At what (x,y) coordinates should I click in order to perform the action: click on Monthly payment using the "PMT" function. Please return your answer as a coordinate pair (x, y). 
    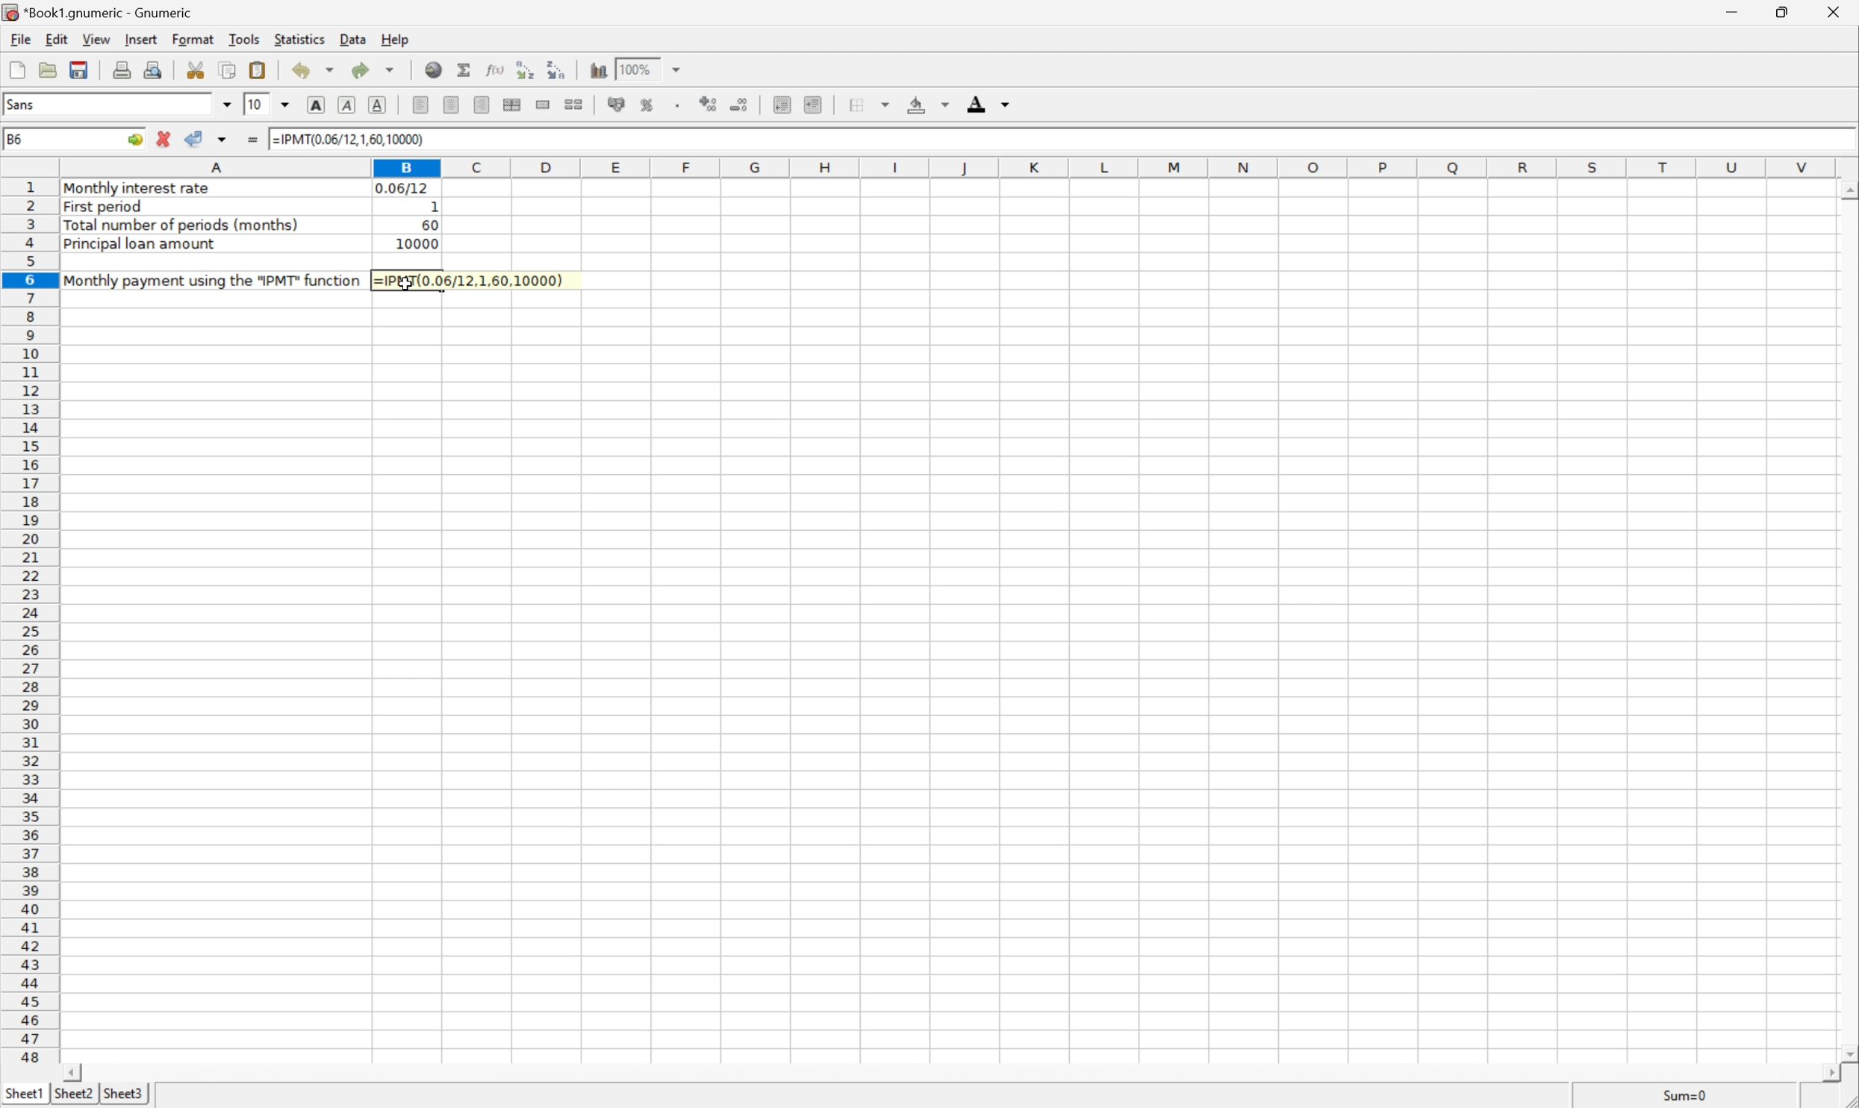
    Looking at the image, I should click on (213, 280).